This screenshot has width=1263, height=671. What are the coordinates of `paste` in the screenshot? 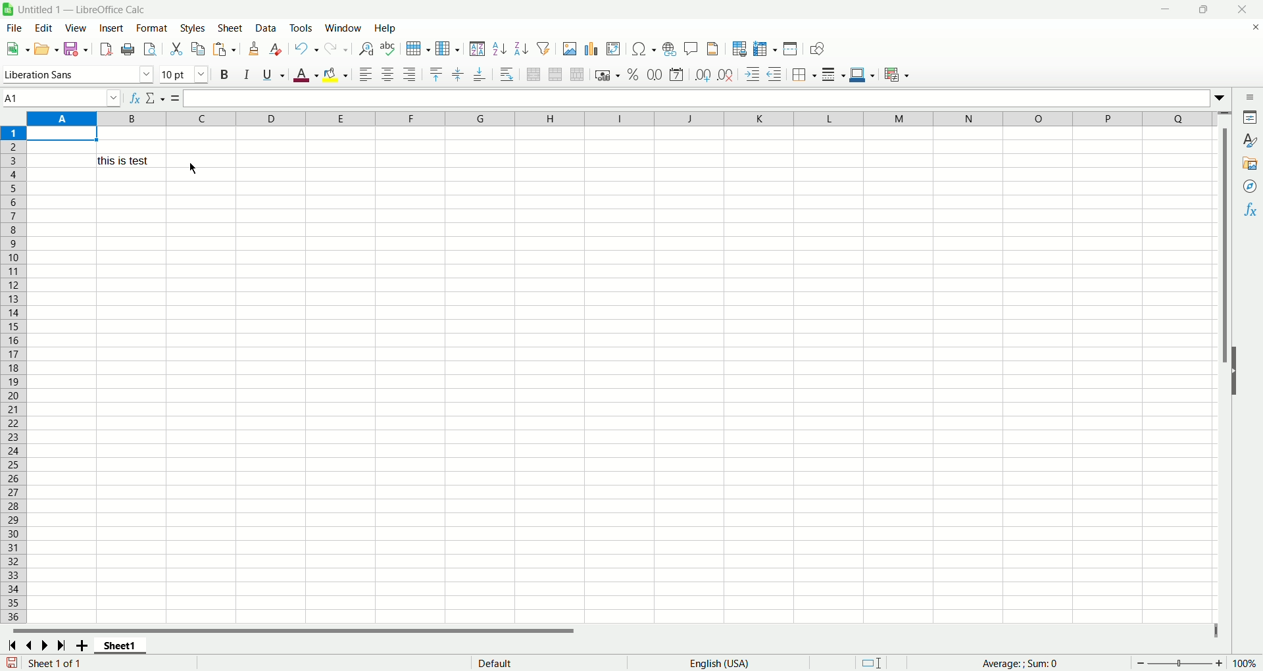 It's located at (222, 49).